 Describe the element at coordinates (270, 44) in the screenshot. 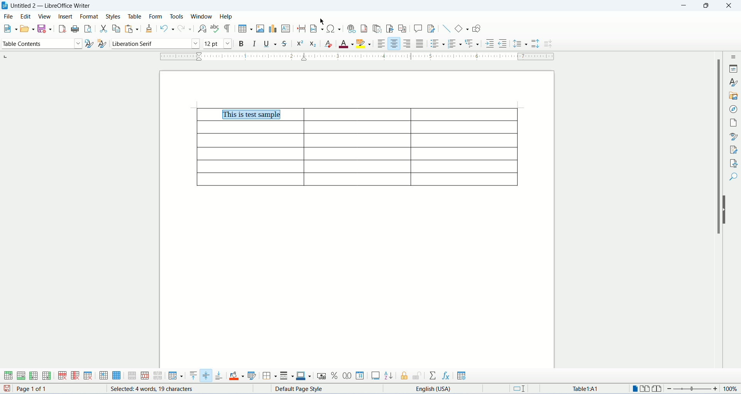

I see `underline` at that location.